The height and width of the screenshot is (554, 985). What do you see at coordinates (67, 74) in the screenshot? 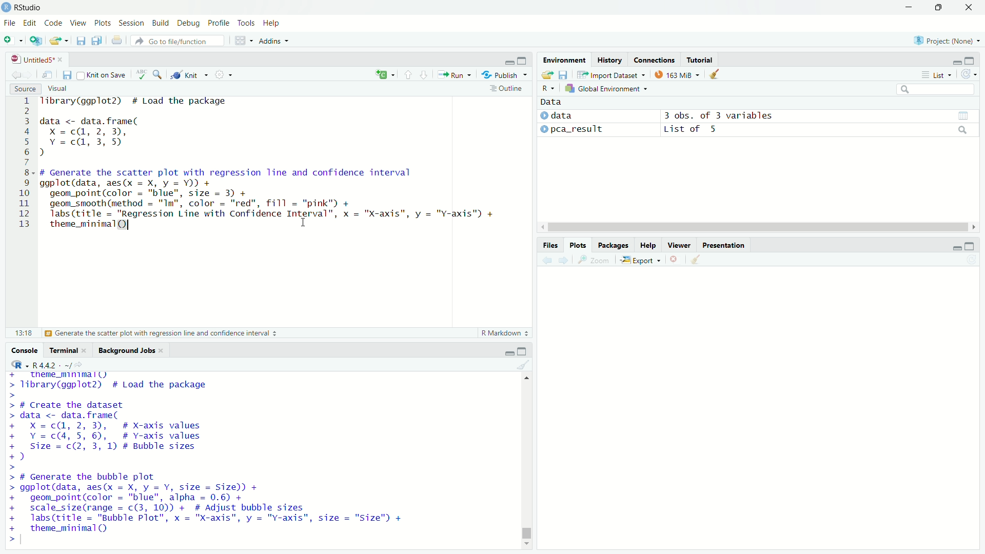
I see `Save current document` at bounding box center [67, 74].